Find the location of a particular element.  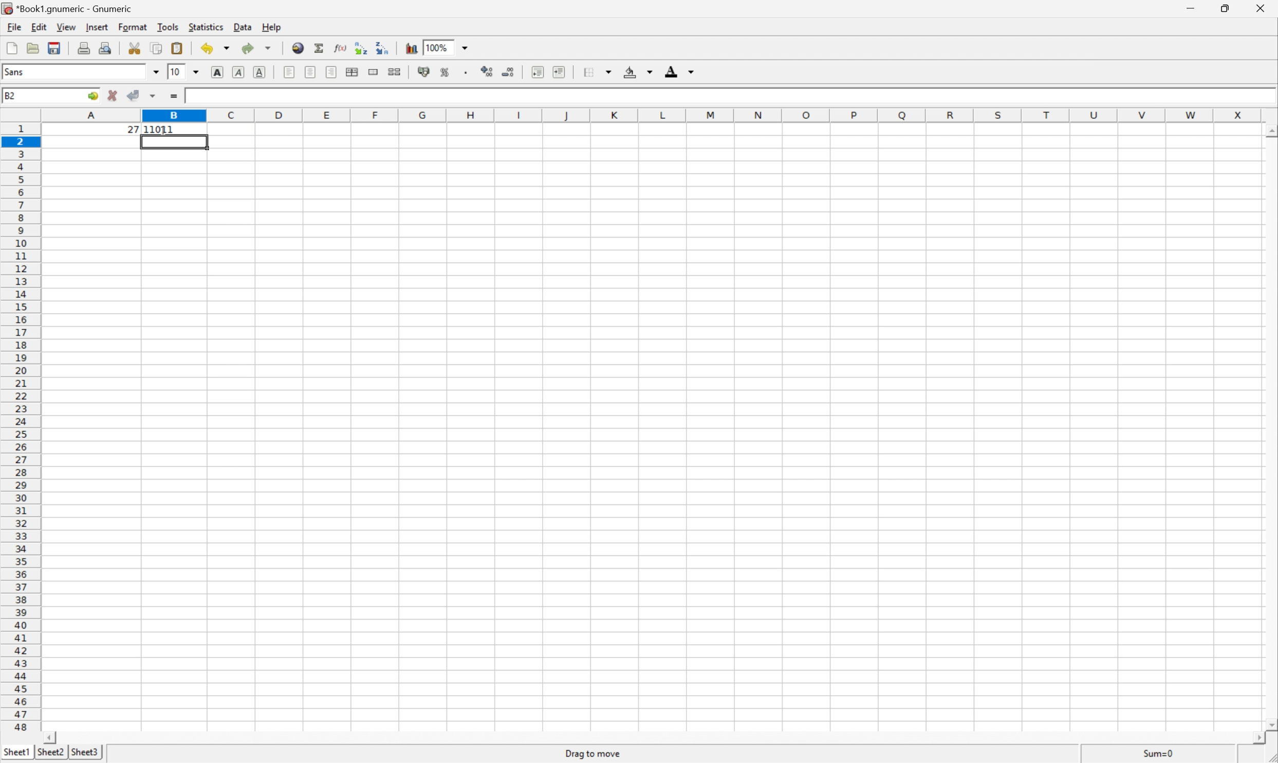

Format the selection as percentage is located at coordinates (445, 72).